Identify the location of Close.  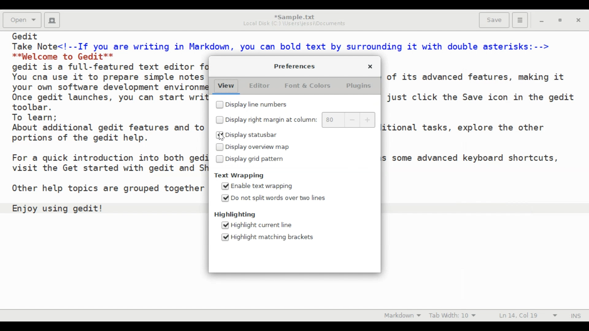
(370, 67).